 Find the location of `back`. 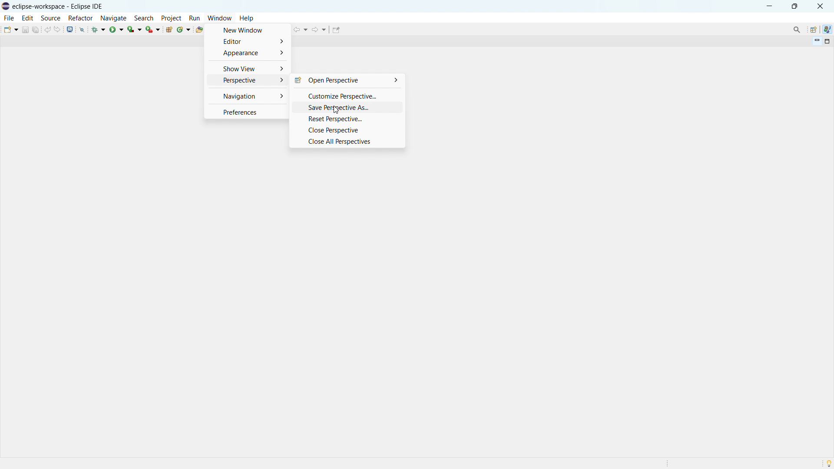

back is located at coordinates (301, 30).